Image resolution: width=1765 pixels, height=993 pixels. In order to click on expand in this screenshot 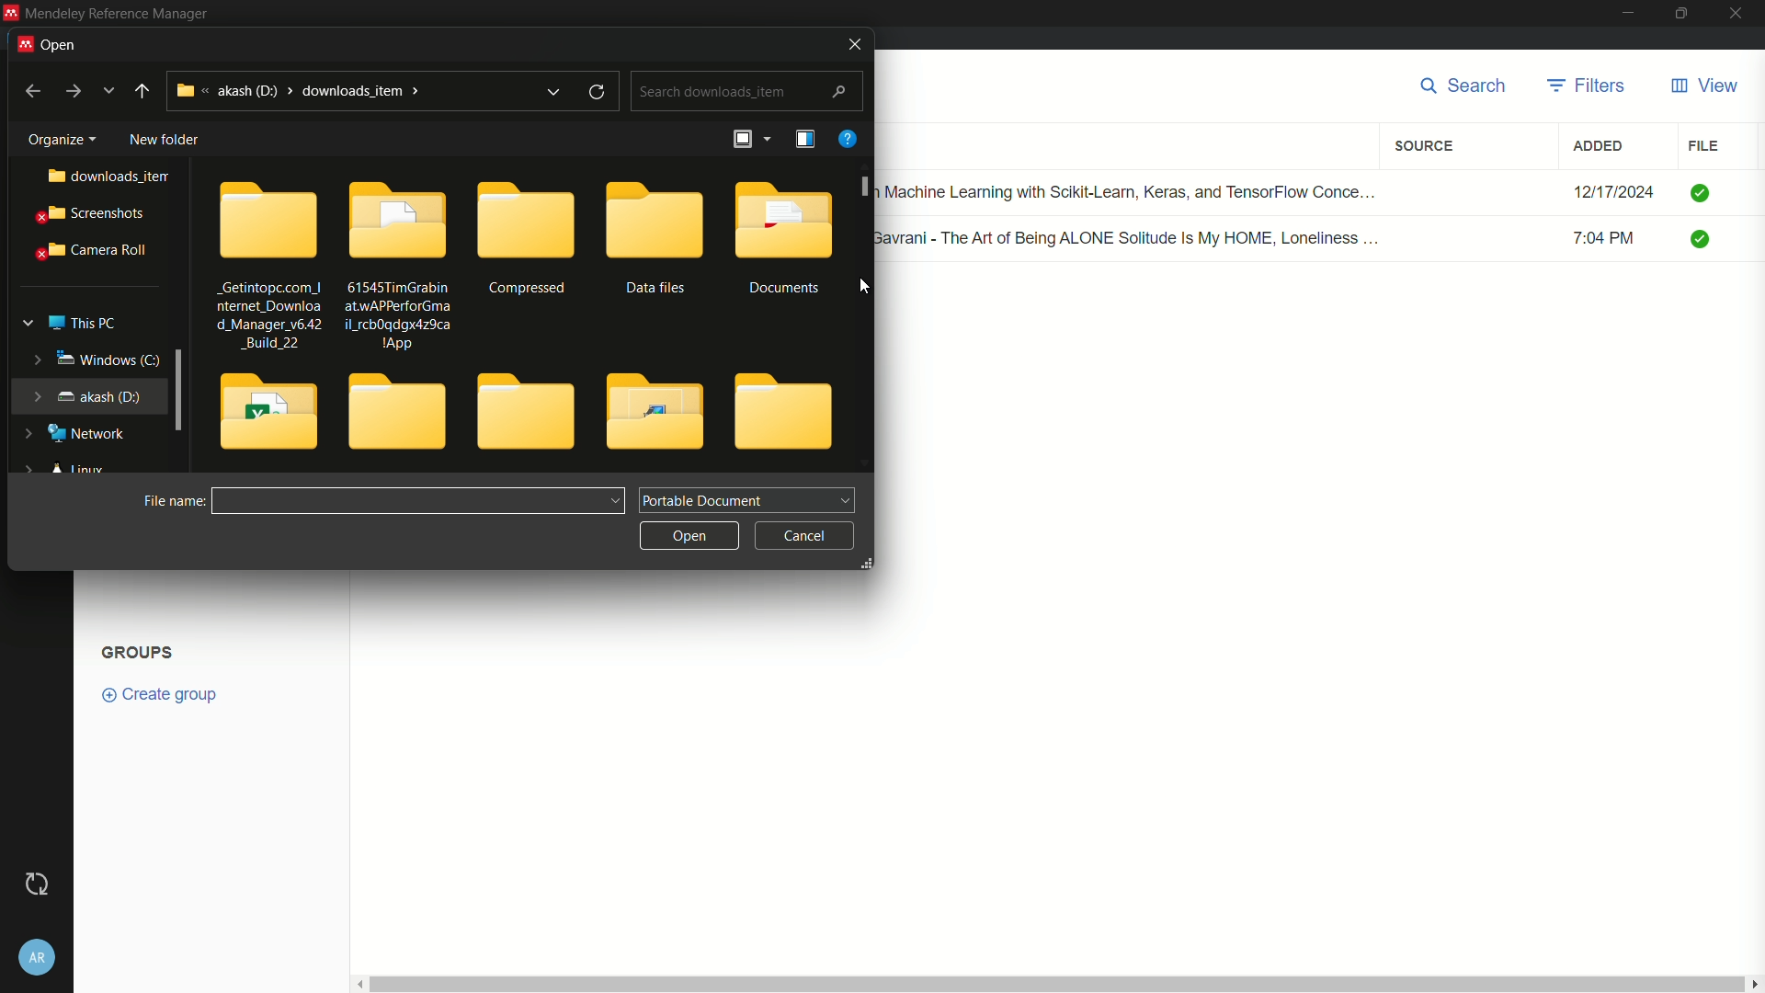, I will do `click(552, 91)`.